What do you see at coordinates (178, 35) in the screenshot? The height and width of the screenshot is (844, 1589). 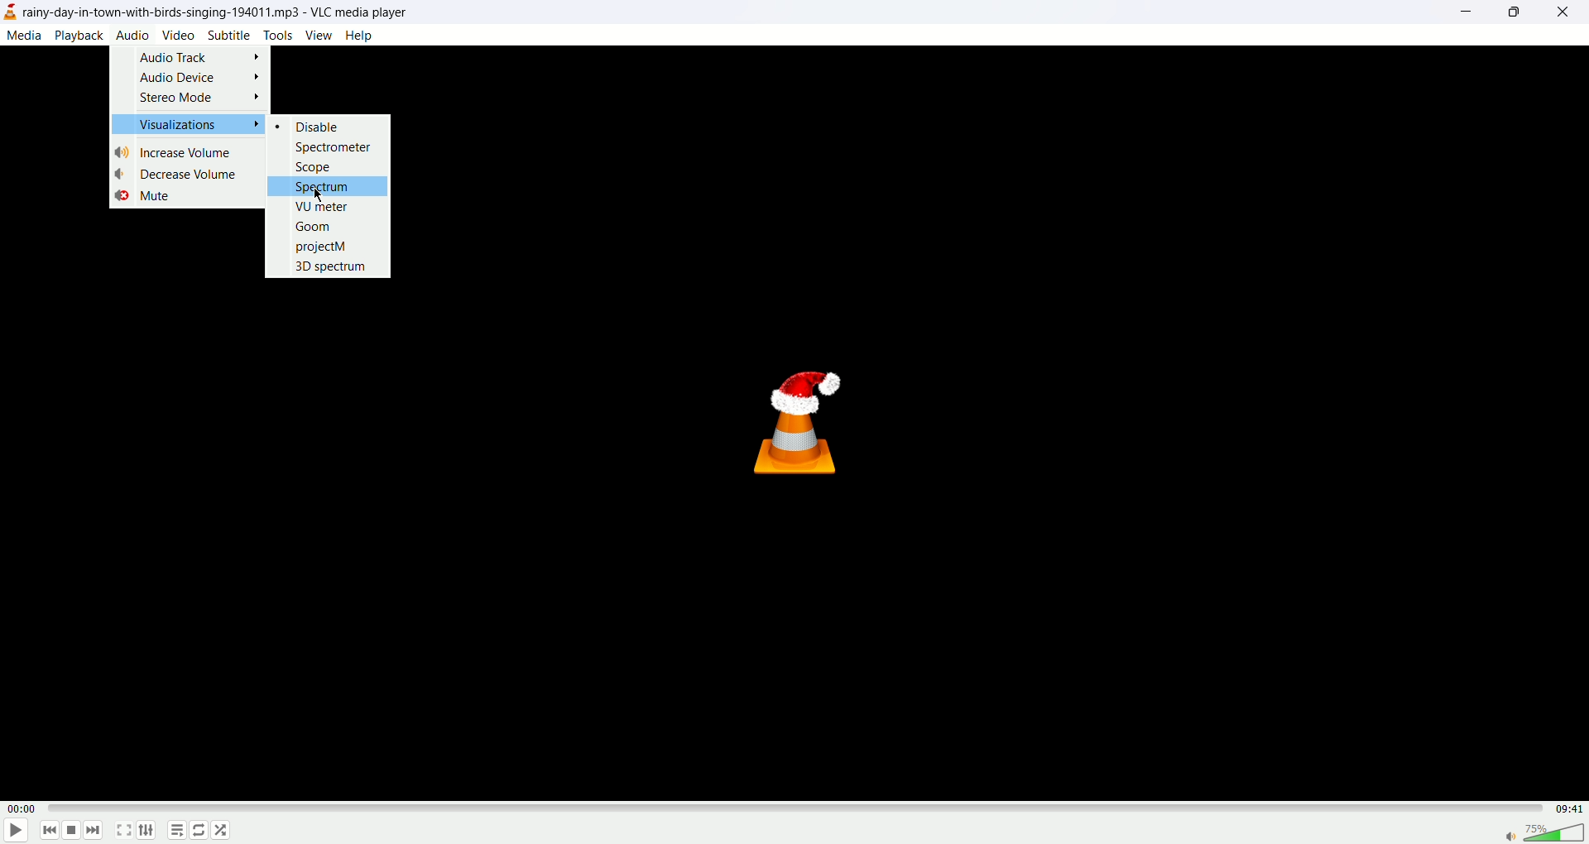 I see `video` at bounding box center [178, 35].